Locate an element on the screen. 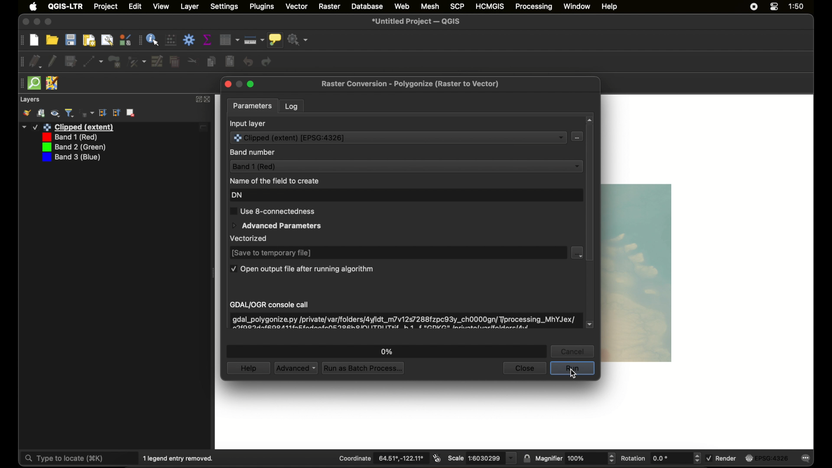 The height and width of the screenshot is (468, 832). raster is located at coordinates (330, 7).